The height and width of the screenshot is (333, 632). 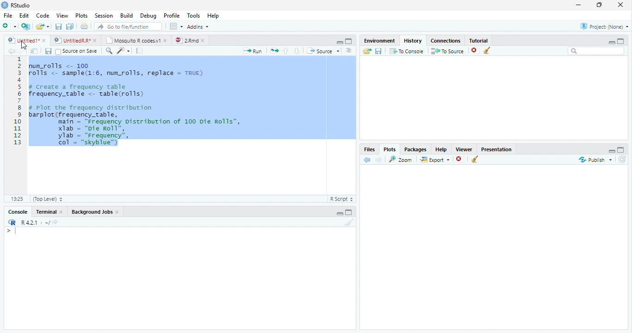 I want to click on Help, so click(x=214, y=15).